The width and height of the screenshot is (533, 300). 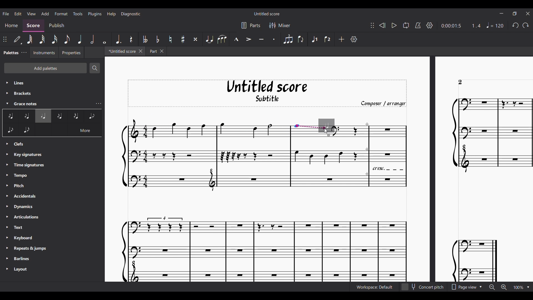 What do you see at coordinates (266, 14) in the screenshot?
I see `Score title` at bounding box center [266, 14].